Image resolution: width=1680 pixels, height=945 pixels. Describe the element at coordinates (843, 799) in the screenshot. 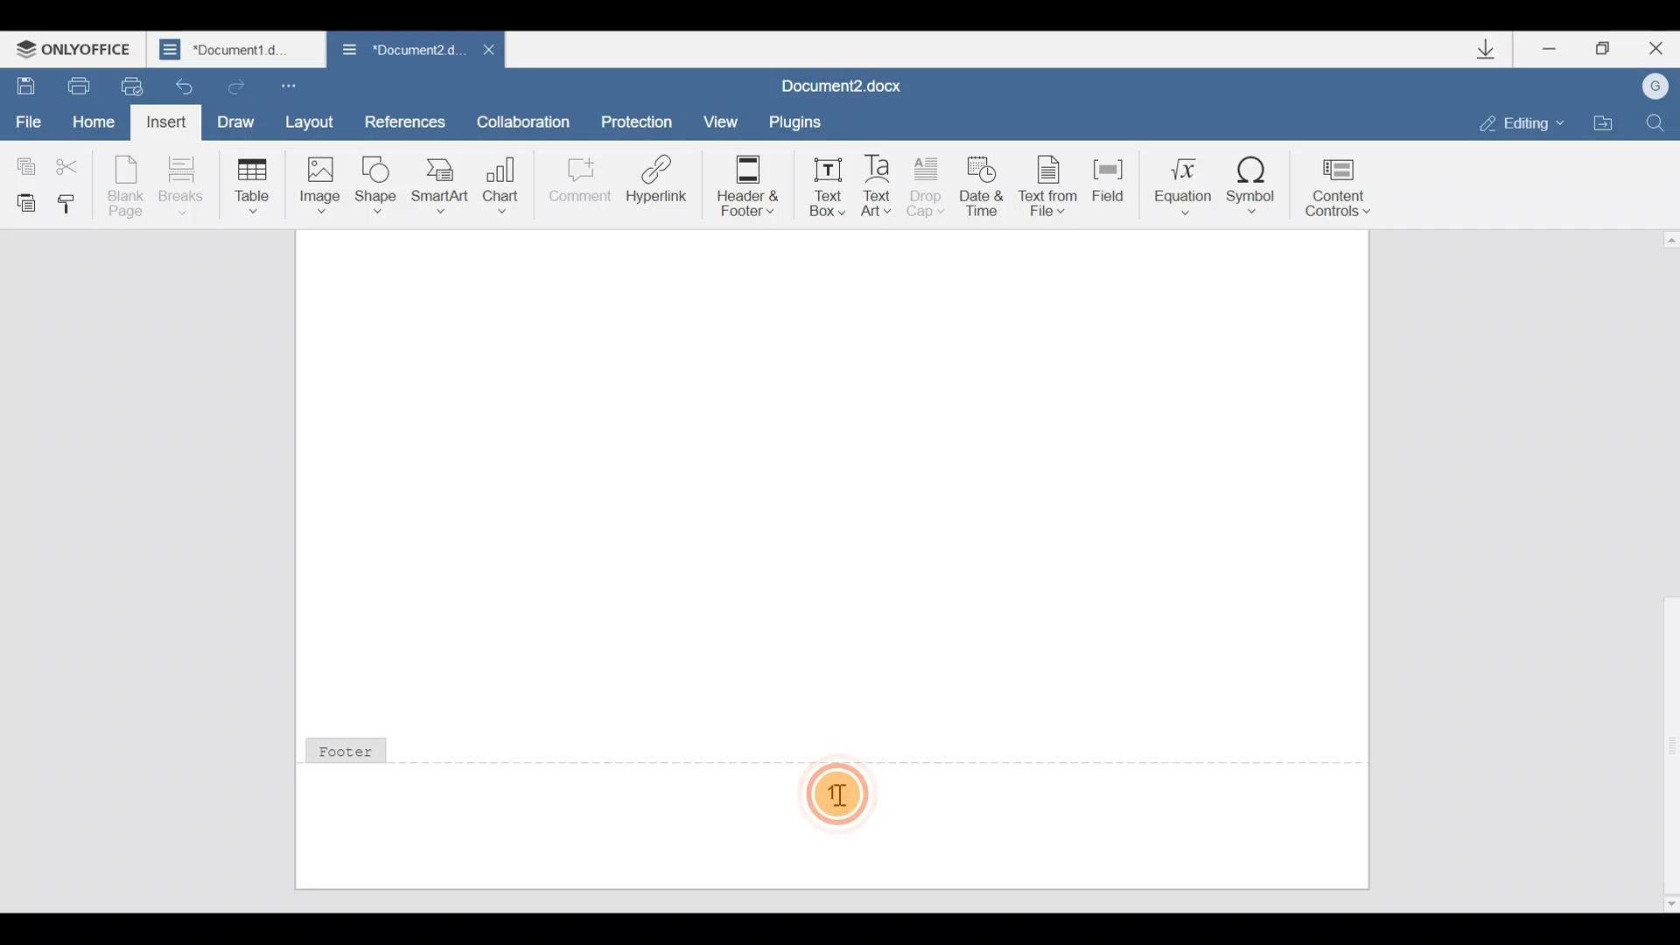

I see `Cursor` at that location.